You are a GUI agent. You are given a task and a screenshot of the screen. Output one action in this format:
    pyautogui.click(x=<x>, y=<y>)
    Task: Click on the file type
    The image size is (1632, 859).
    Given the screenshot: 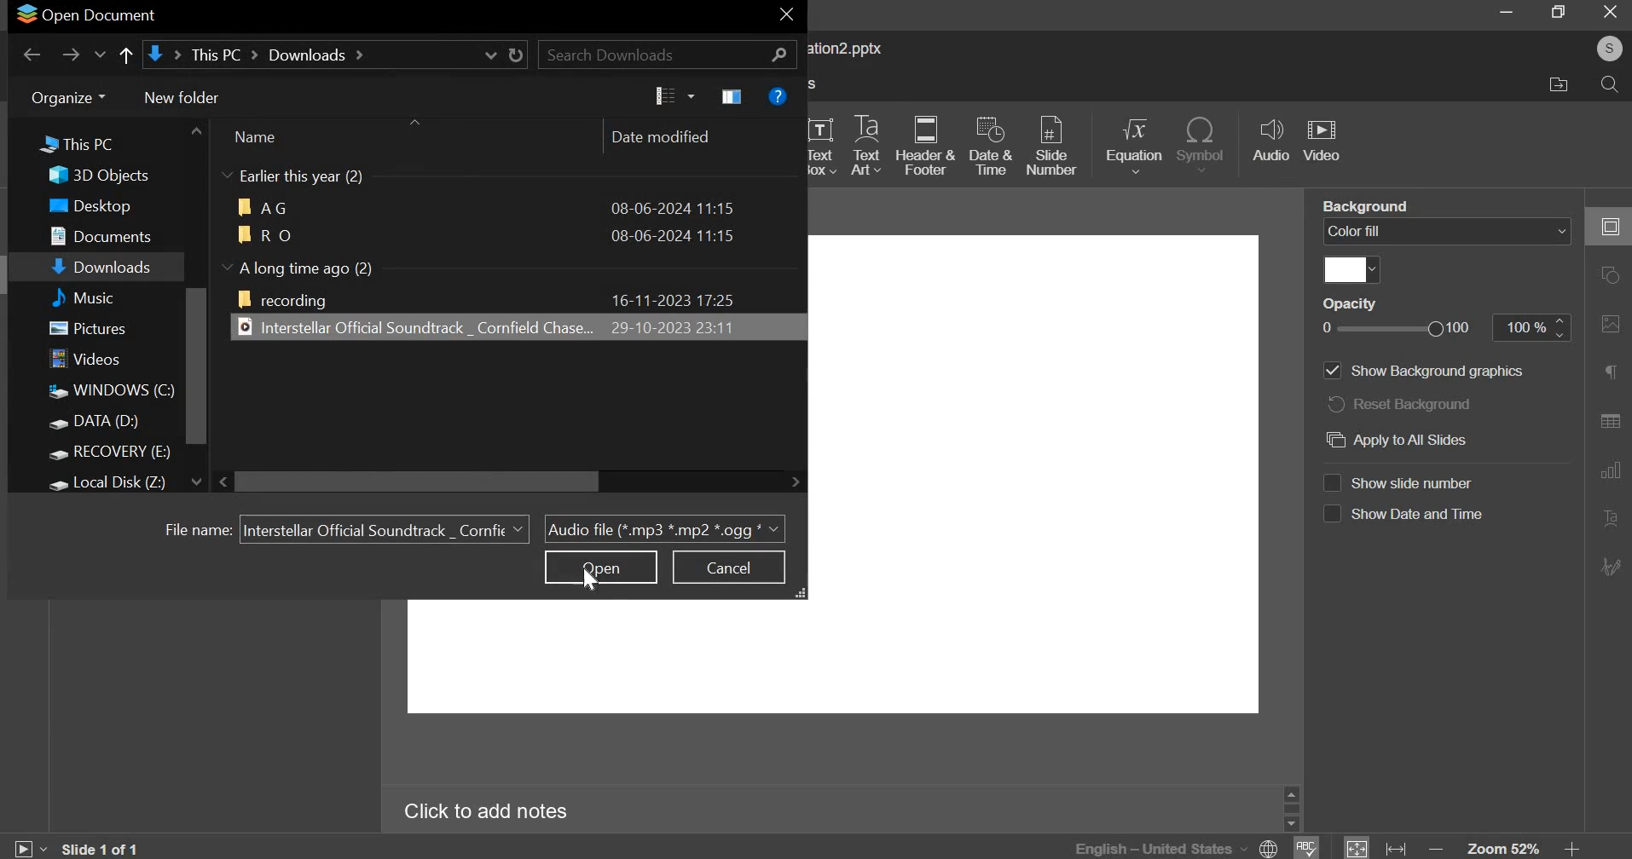 What is the action you would take?
    pyautogui.click(x=665, y=529)
    